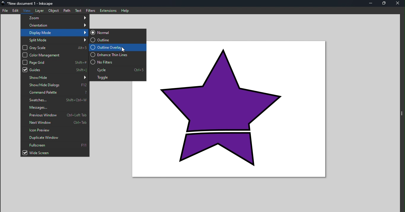 The image size is (405, 212). What do you see at coordinates (39, 11) in the screenshot?
I see `Layer` at bounding box center [39, 11].